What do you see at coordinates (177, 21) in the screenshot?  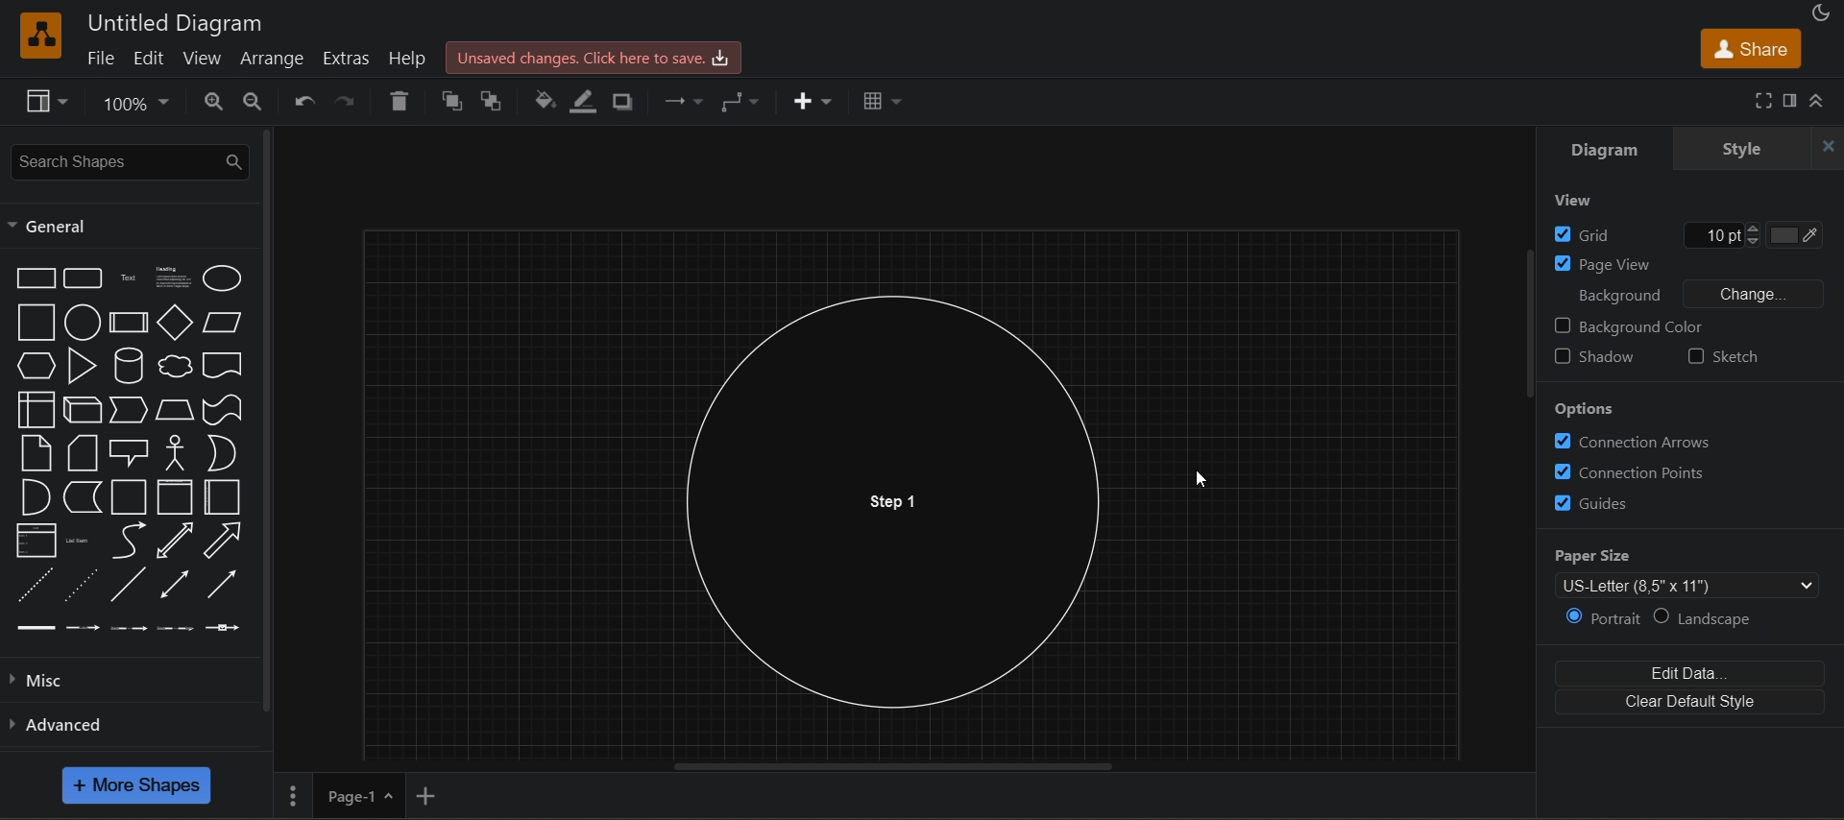 I see `Untitled Diagram` at bounding box center [177, 21].